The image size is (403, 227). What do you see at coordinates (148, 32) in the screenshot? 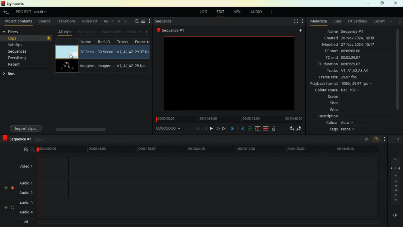
I see `right` at bounding box center [148, 32].